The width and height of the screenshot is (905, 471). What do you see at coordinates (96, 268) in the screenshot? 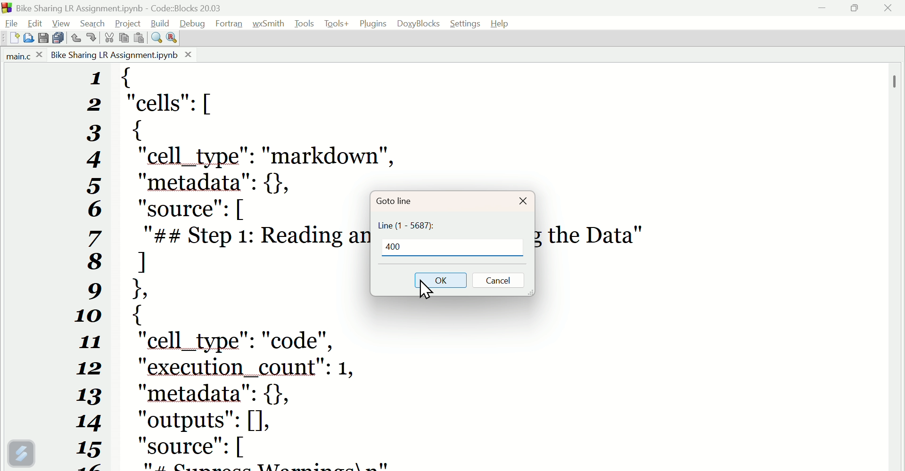
I see `Numbers` at bounding box center [96, 268].